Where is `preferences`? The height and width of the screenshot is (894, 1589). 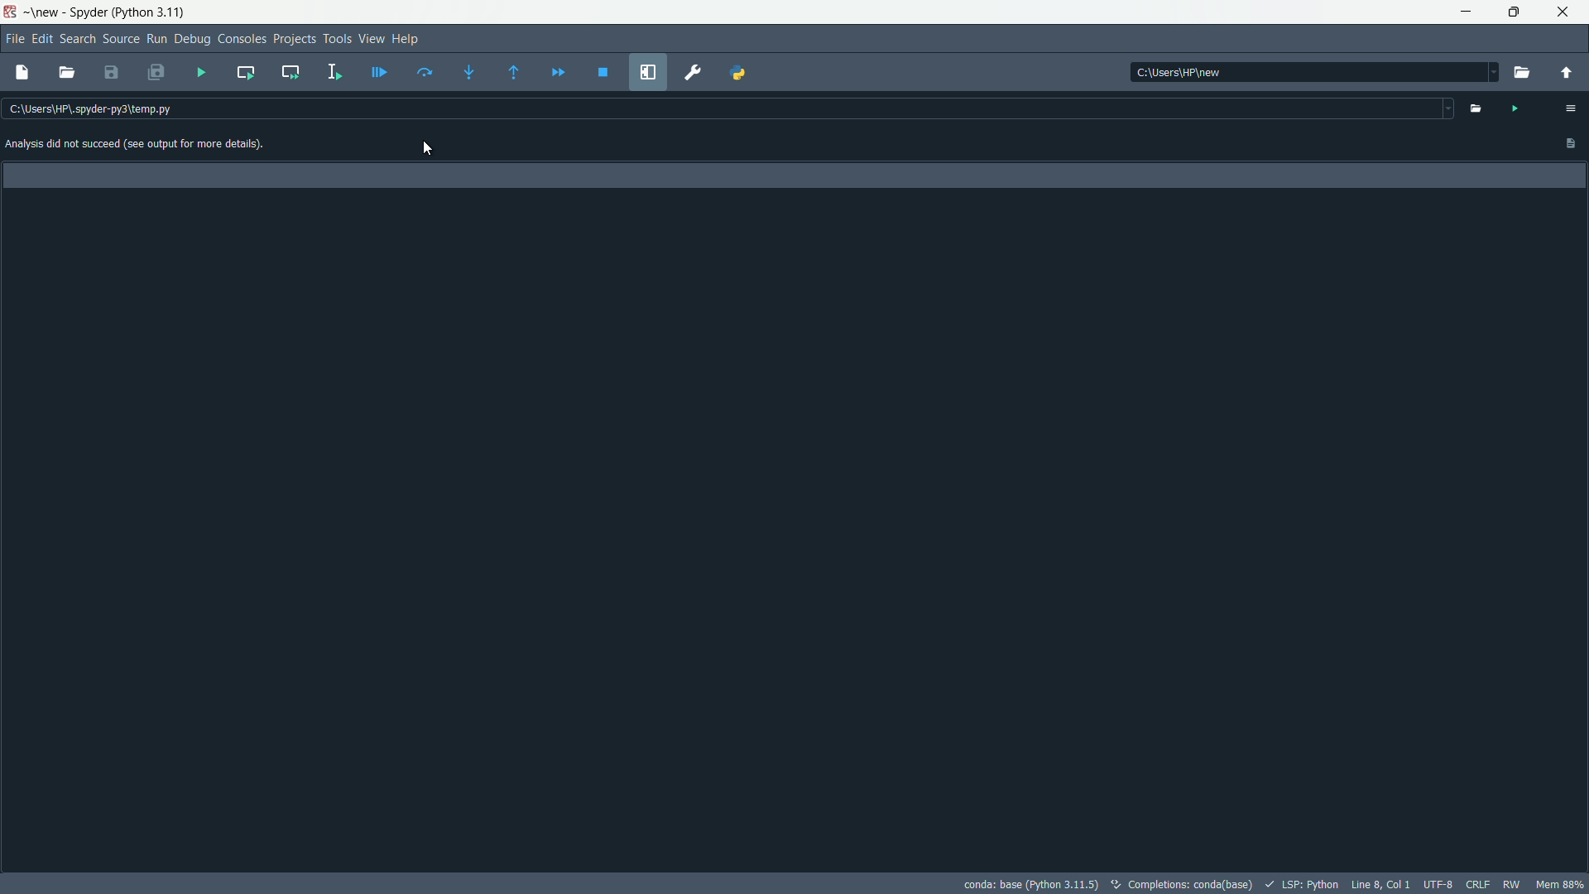 preferences is located at coordinates (694, 73).